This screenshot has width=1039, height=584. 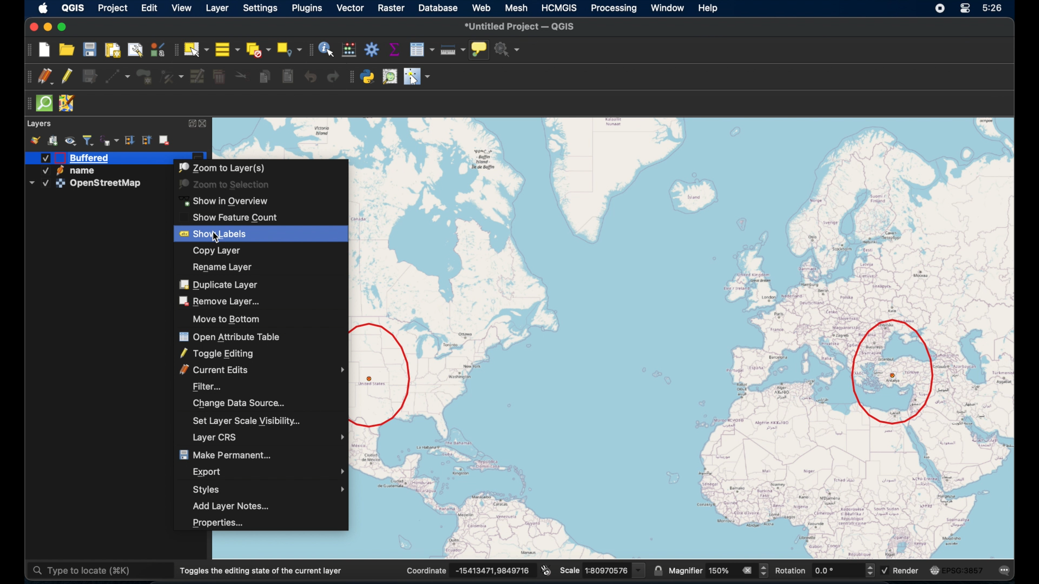 I want to click on help, so click(x=713, y=9).